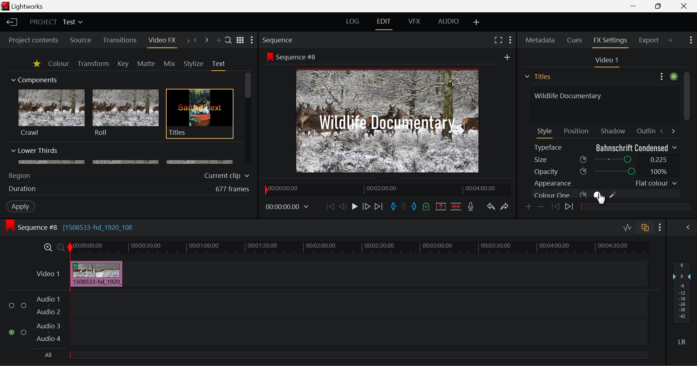 This screenshot has height=366, width=697. What do you see at coordinates (277, 39) in the screenshot?
I see `Sequence` at bounding box center [277, 39].